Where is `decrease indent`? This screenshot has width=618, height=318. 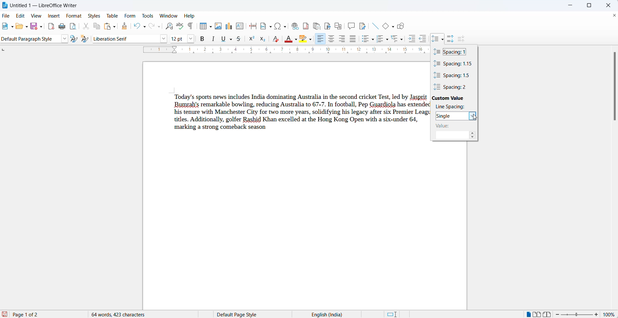
decrease indent is located at coordinates (424, 39).